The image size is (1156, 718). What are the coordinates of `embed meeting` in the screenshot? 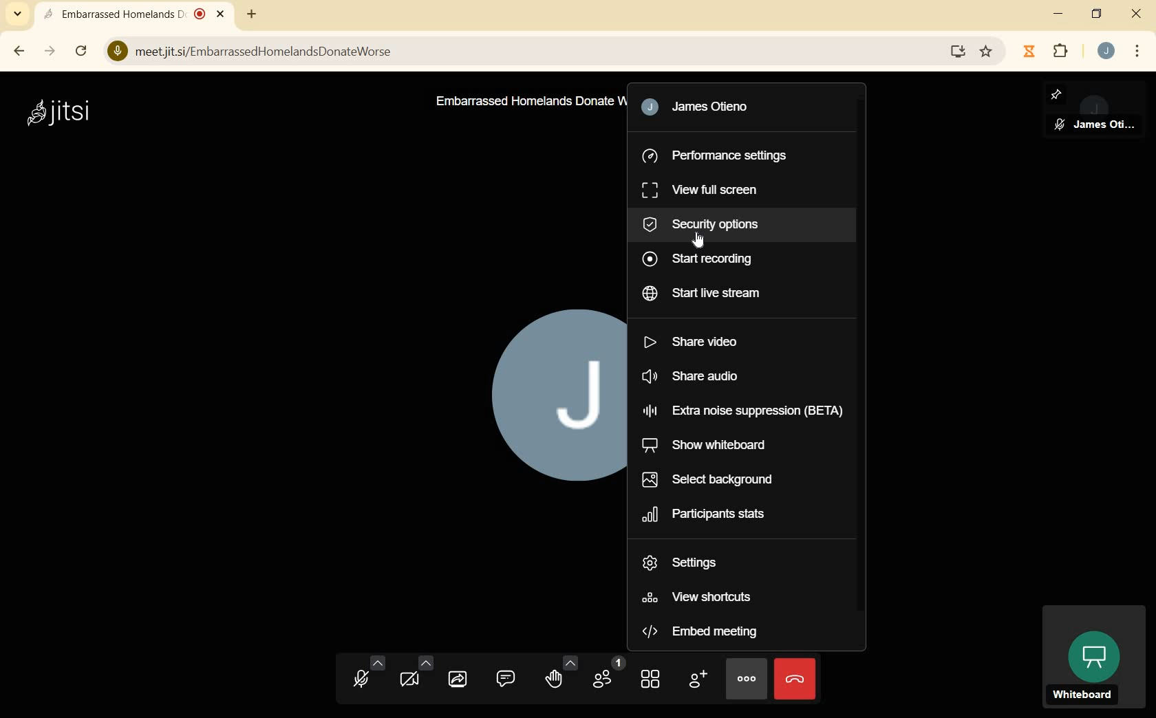 It's located at (703, 633).